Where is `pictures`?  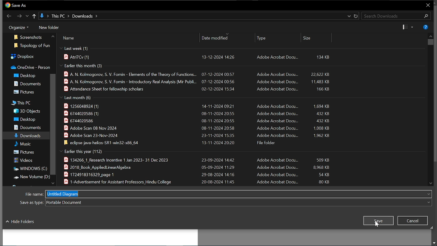 pictures is located at coordinates (24, 92).